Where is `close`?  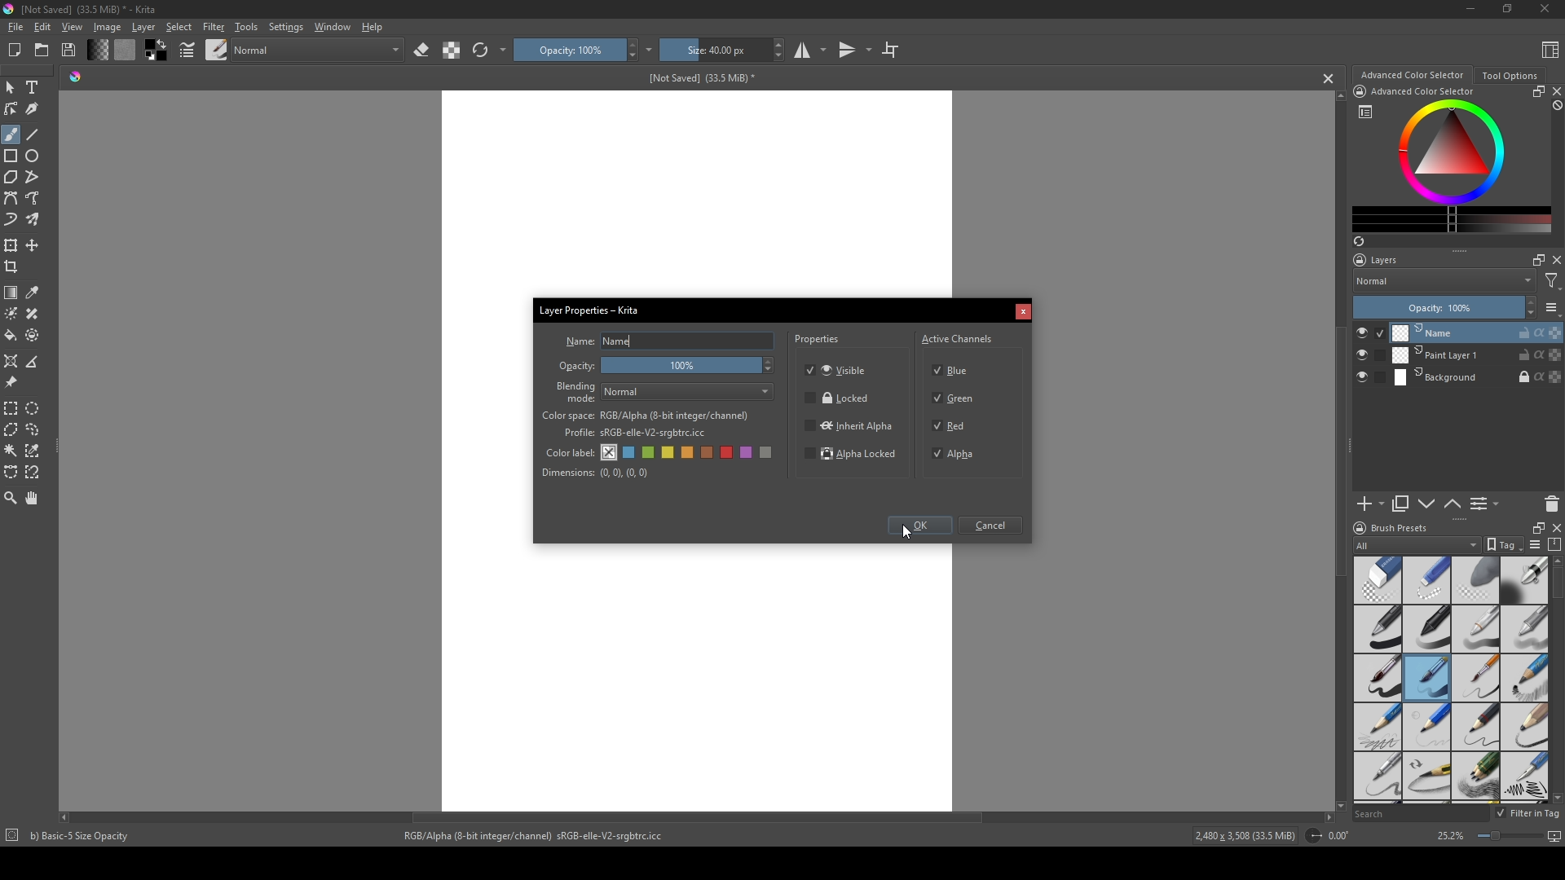 close is located at coordinates (1555, 91).